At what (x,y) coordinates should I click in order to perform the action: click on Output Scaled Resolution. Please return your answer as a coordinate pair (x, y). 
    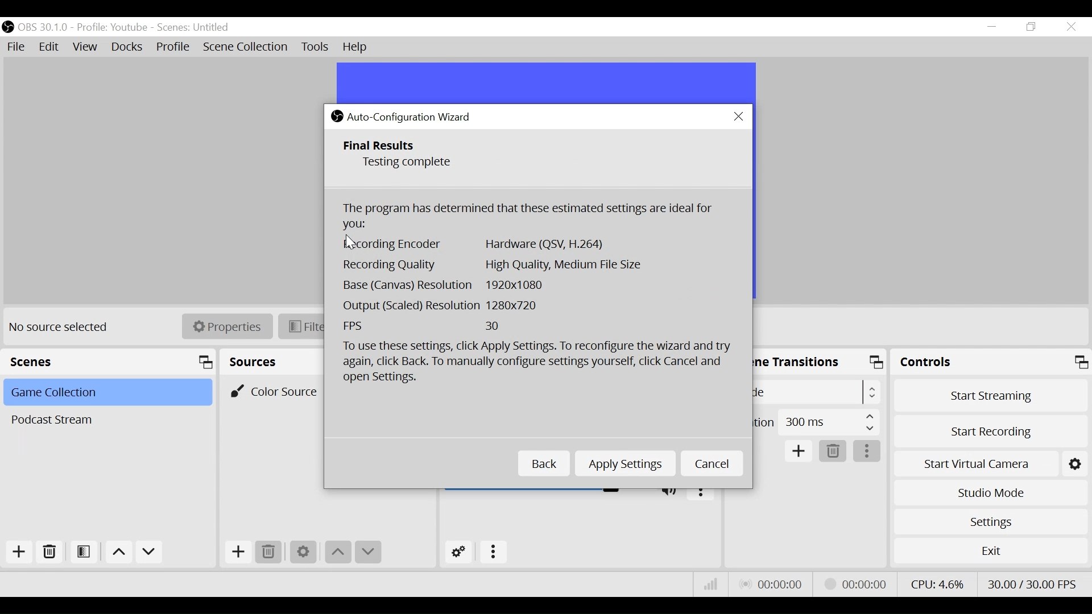
    Looking at the image, I should click on (465, 306).